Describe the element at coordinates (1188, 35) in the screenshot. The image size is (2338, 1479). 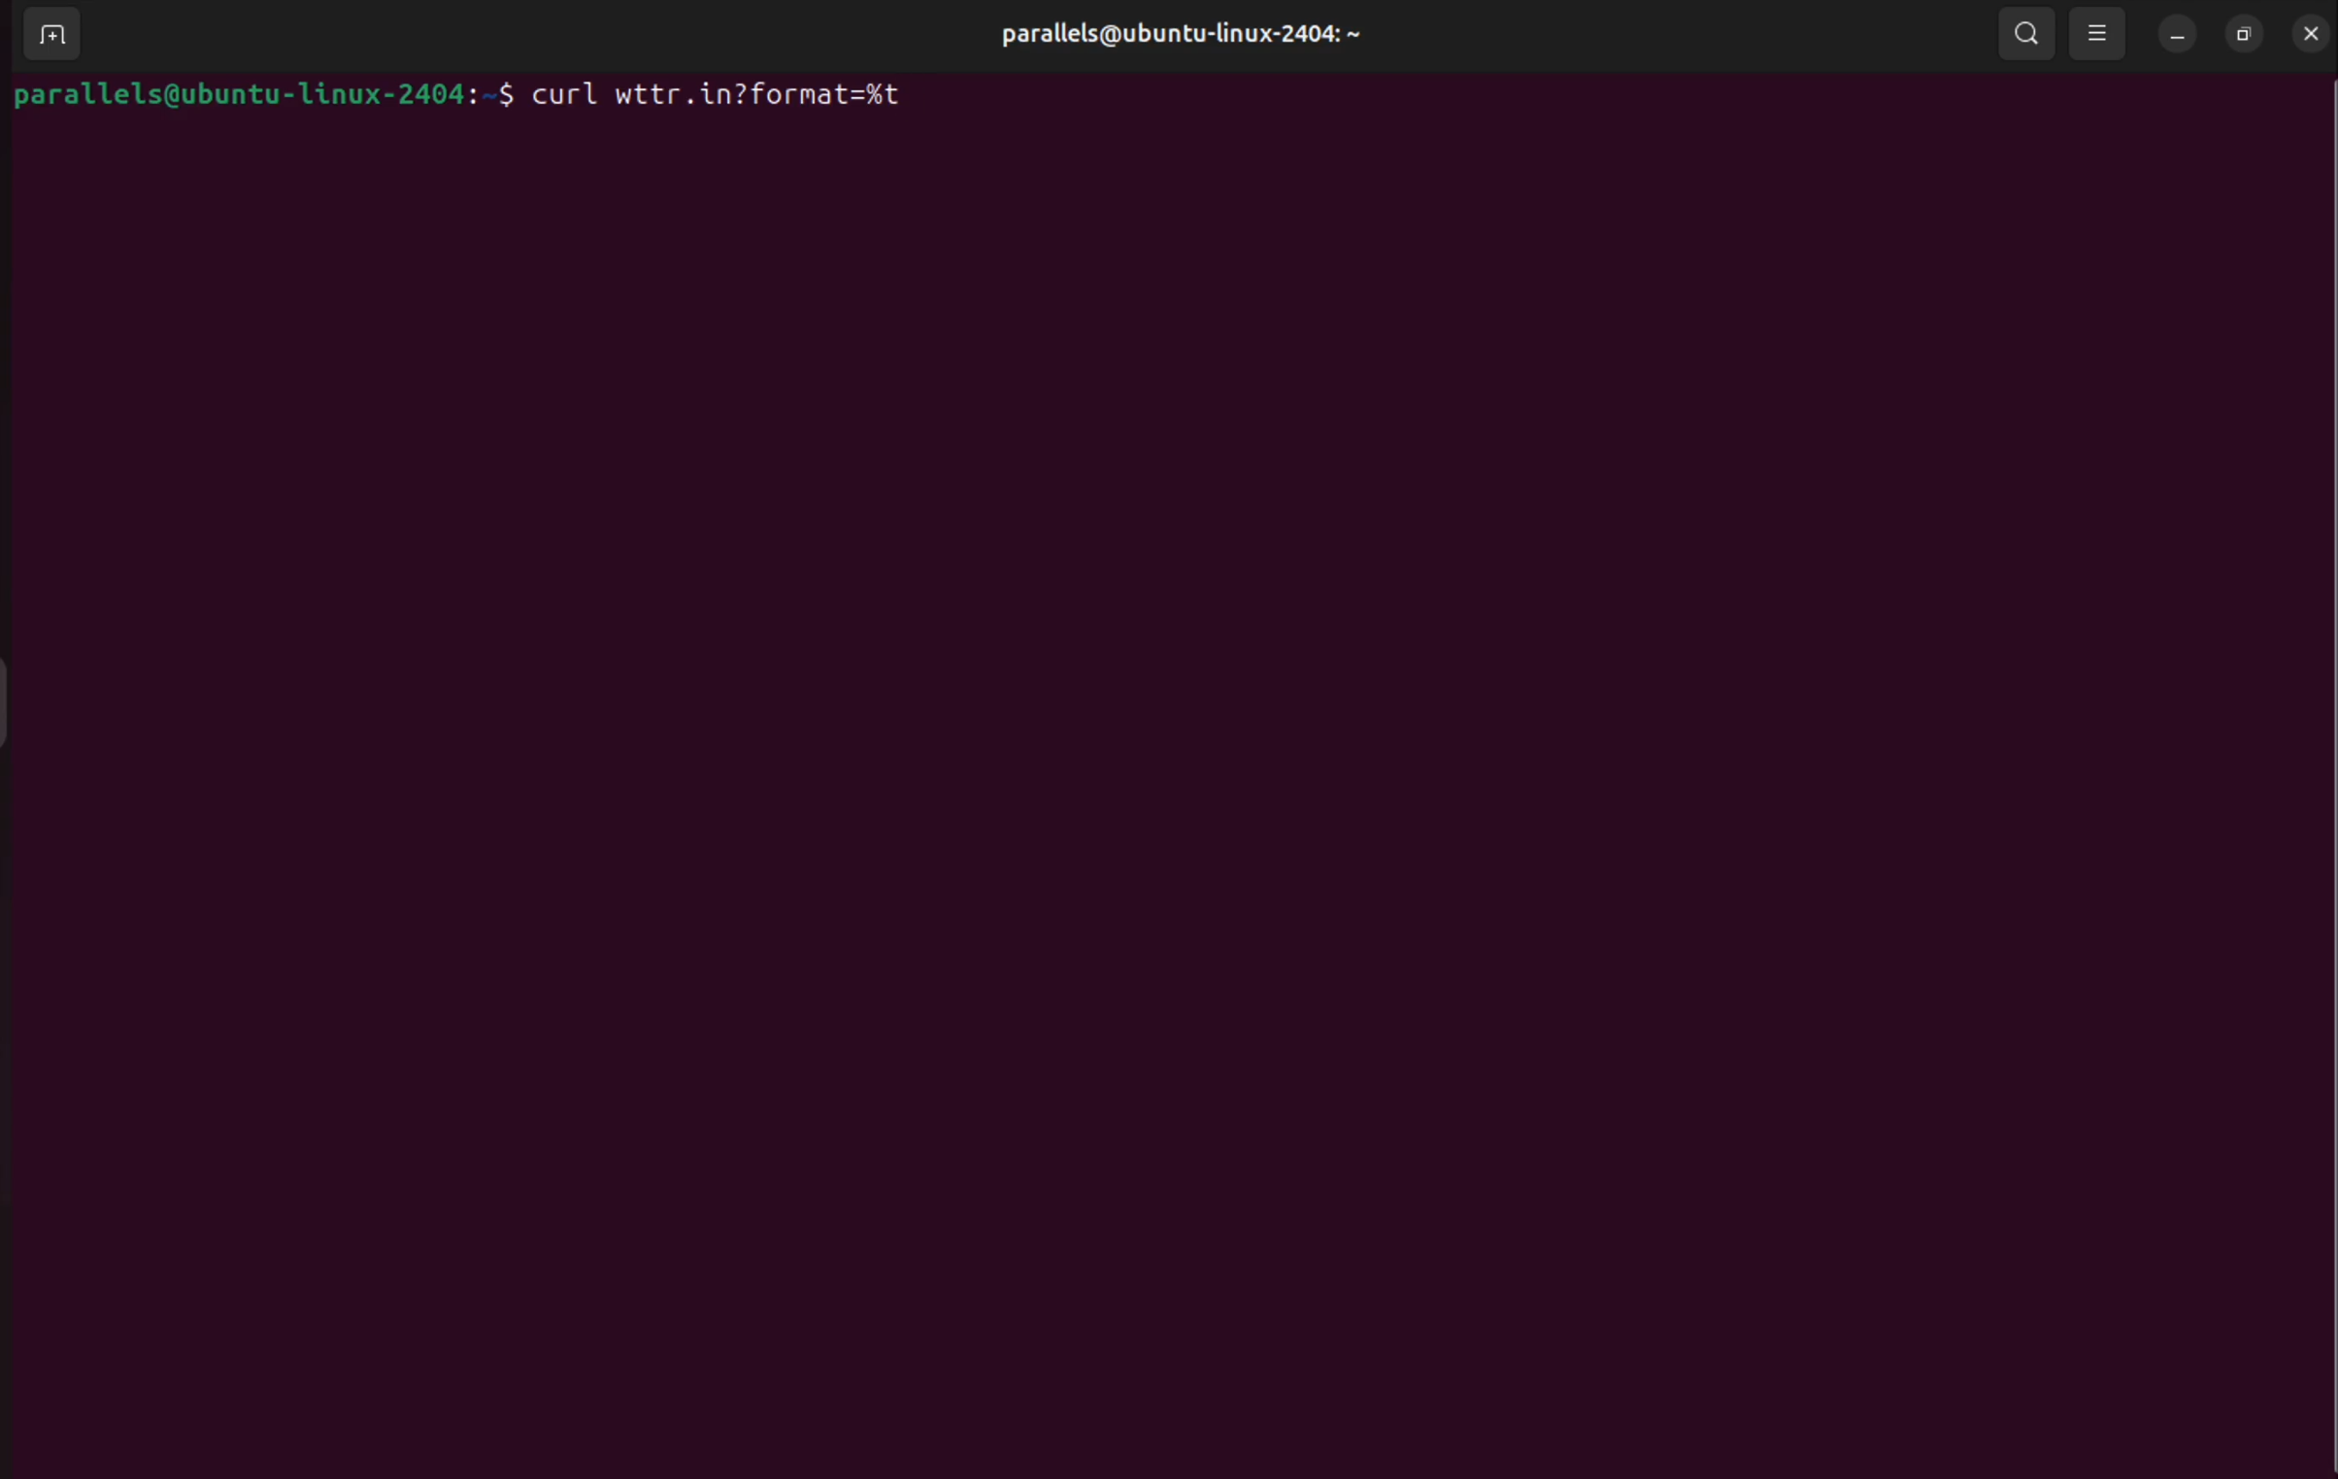
I see `parallels` at that location.